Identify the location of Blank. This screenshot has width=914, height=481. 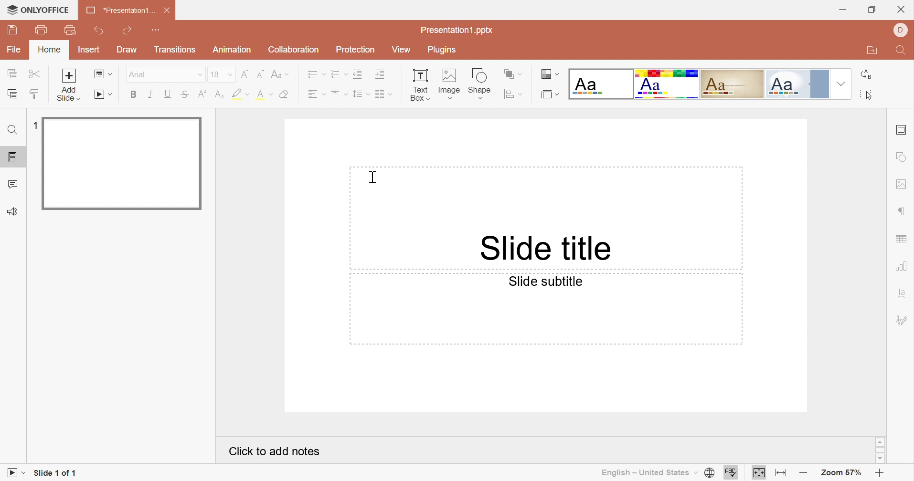
(601, 84).